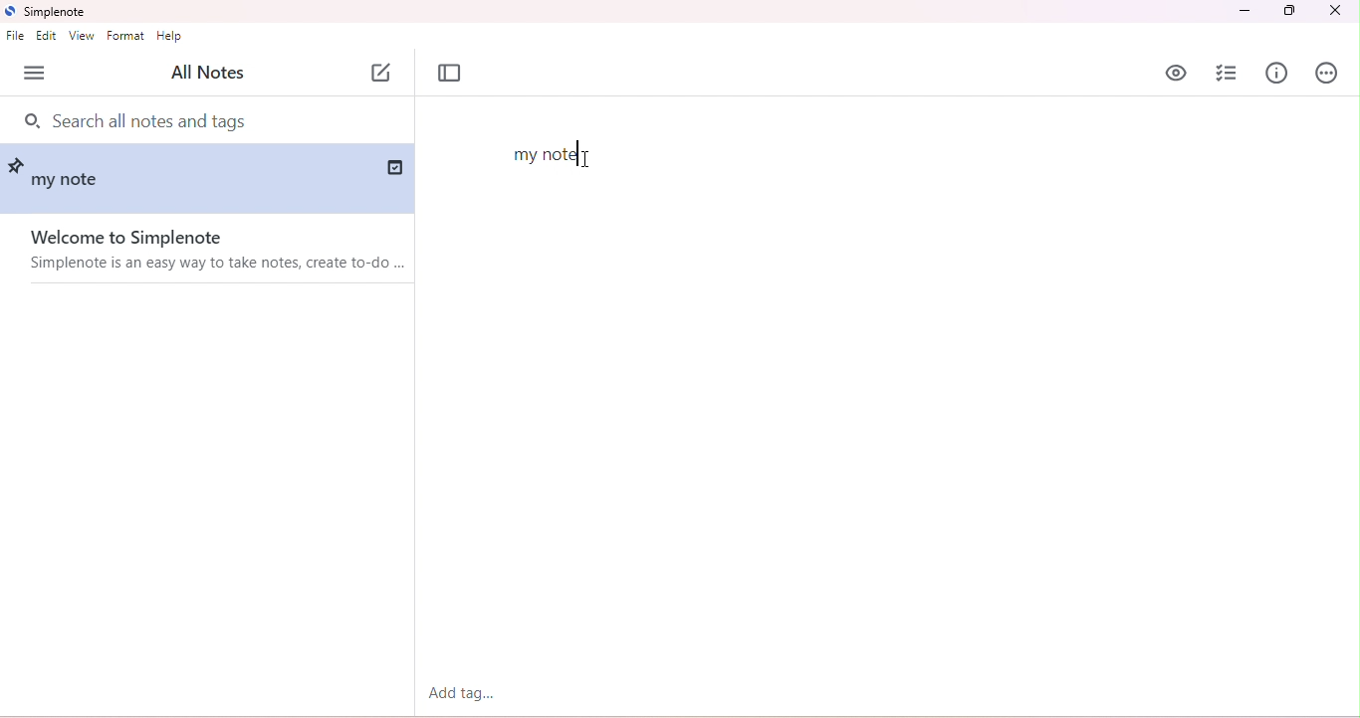  Describe the element at coordinates (71, 183) in the screenshot. I see `my note` at that location.